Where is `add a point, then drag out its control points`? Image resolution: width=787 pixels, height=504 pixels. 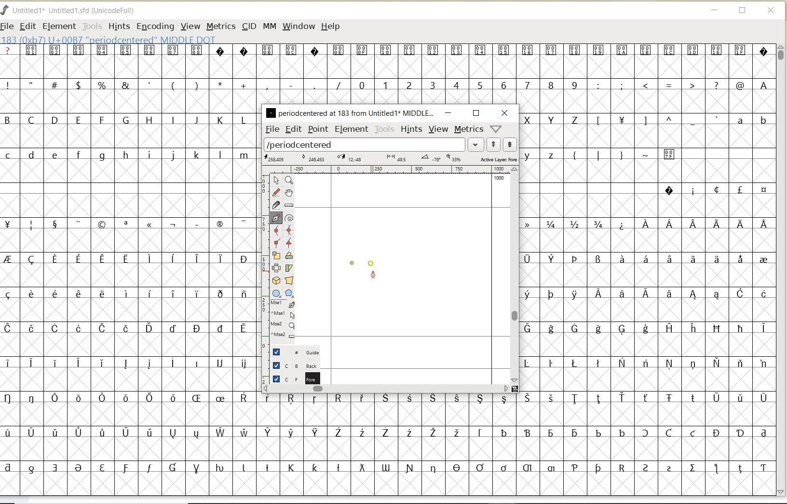
add a point, then drag out its control points is located at coordinates (276, 217).